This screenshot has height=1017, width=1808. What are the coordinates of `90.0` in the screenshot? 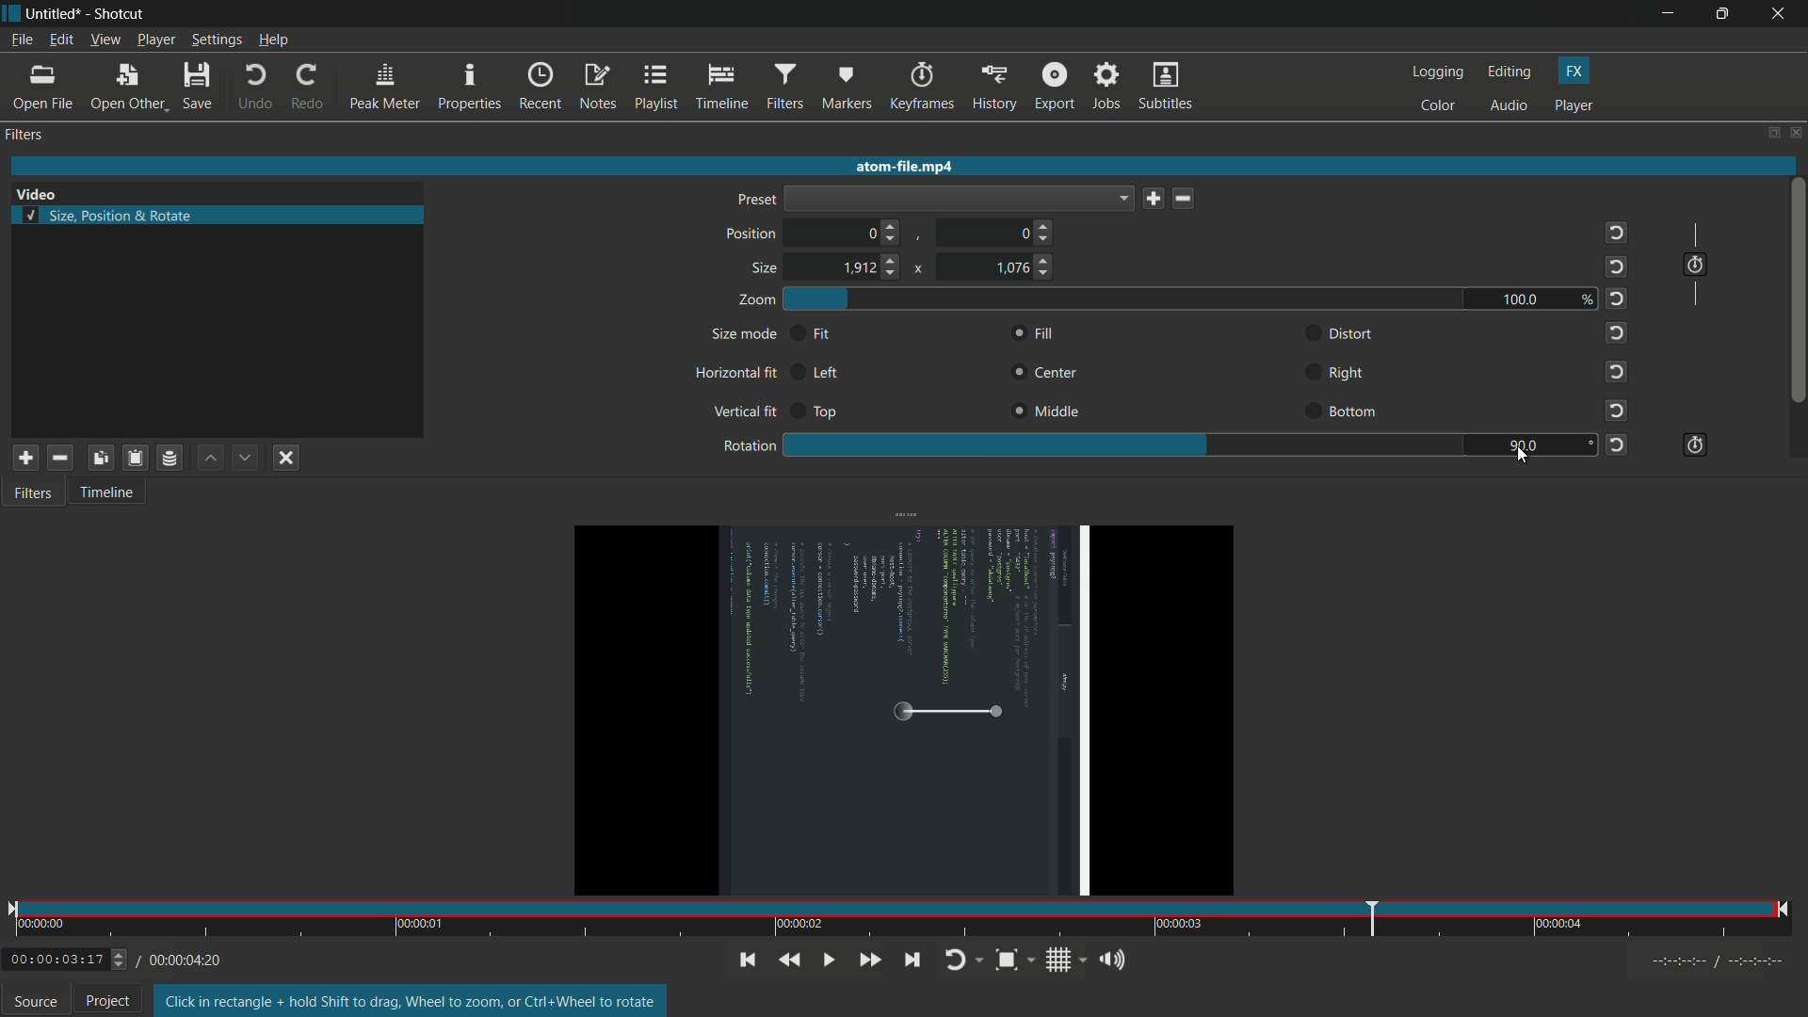 It's located at (1523, 445).